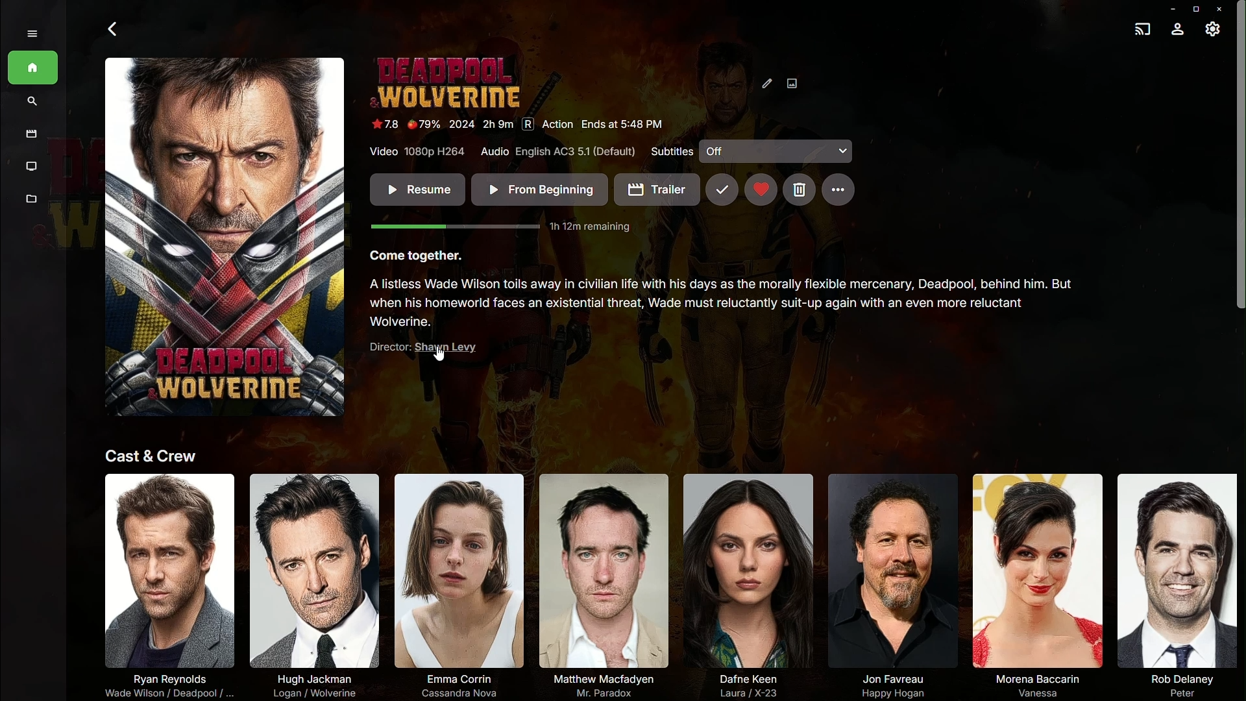 The image size is (1246, 701). Describe the element at coordinates (29, 201) in the screenshot. I see `Metadata` at that location.